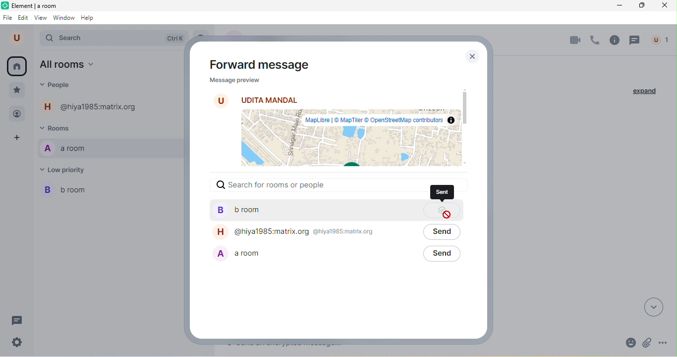 The image size is (677, 357). Describe the element at coordinates (441, 254) in the screenshot. I see `send` at that location.